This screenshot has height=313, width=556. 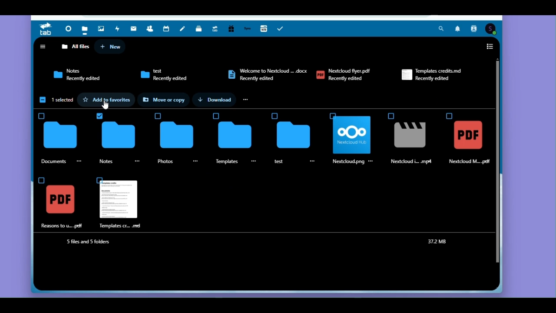 What do you see at coordinates (352, 70) in the screenshot?
I see `Netcloud.flyer.pdf` at bounding box center [352, 70].